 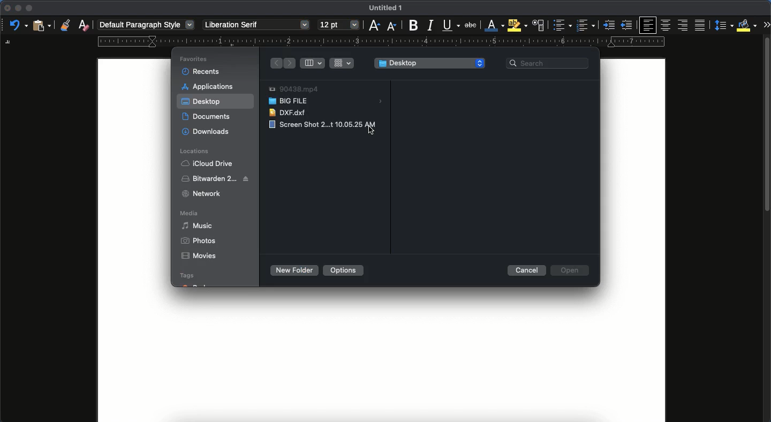 I want to click on fill color , so click(x=747, y=25).